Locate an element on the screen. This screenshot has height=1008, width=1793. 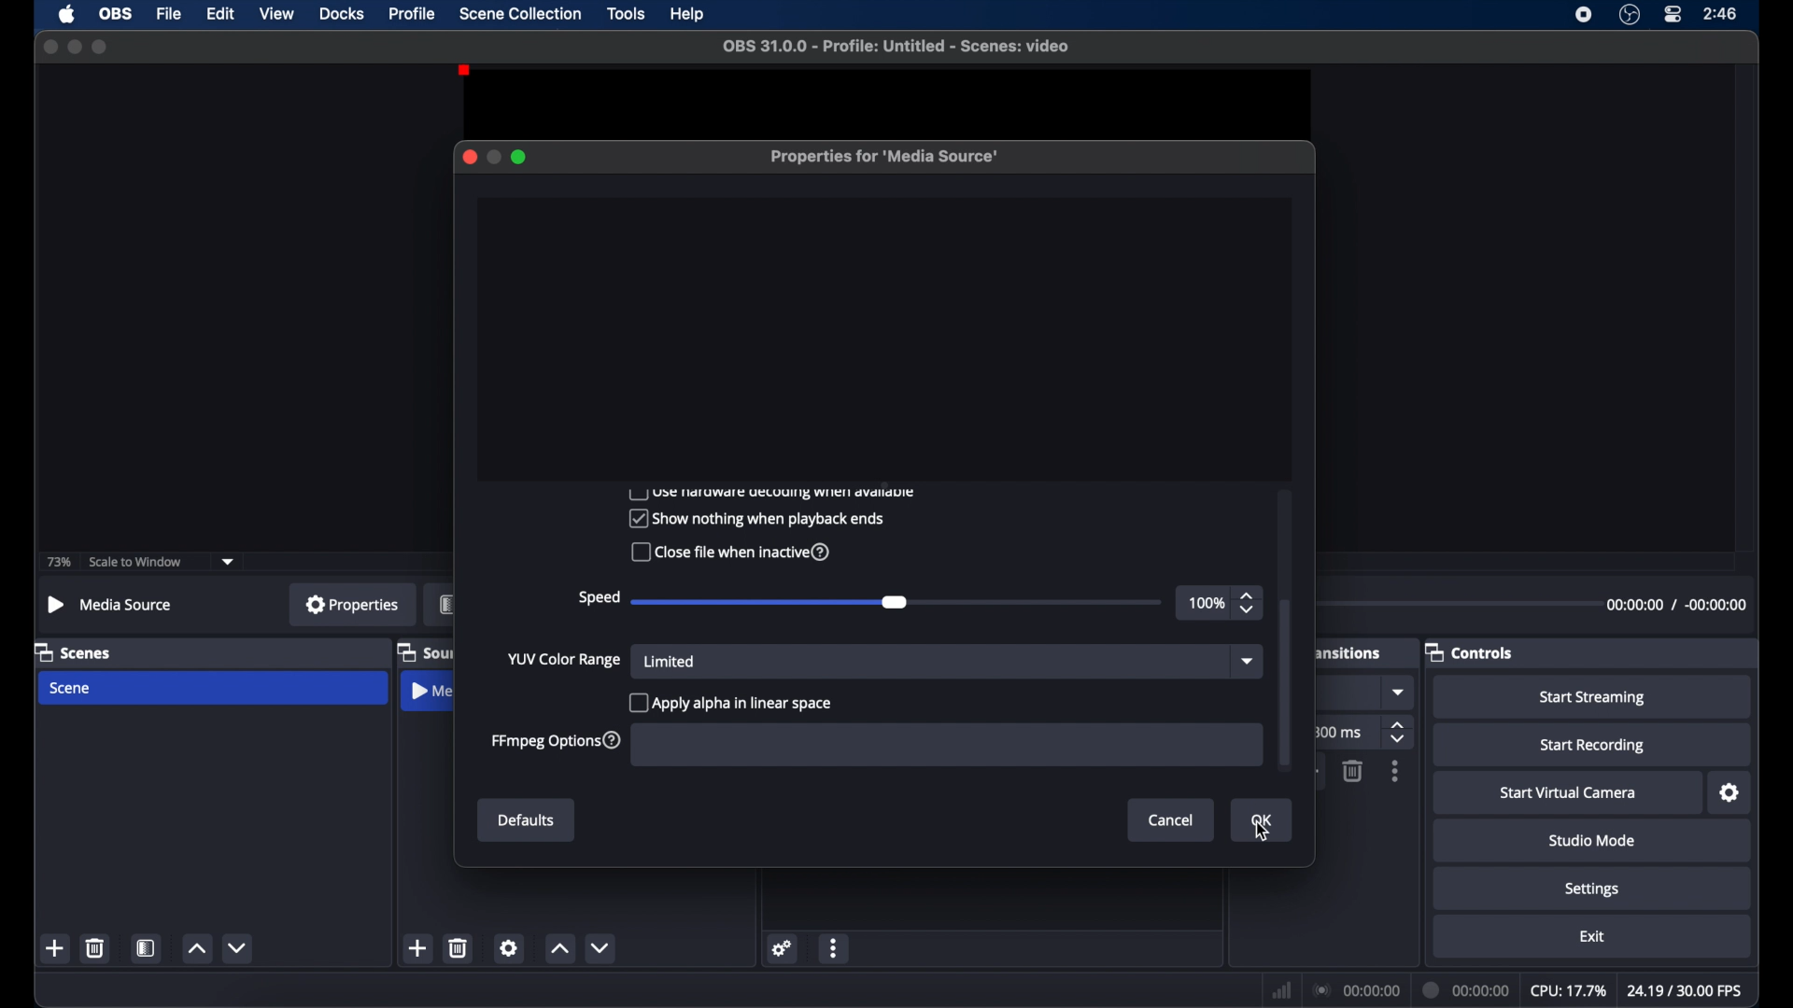
delete is located at coordinates (459, 947).